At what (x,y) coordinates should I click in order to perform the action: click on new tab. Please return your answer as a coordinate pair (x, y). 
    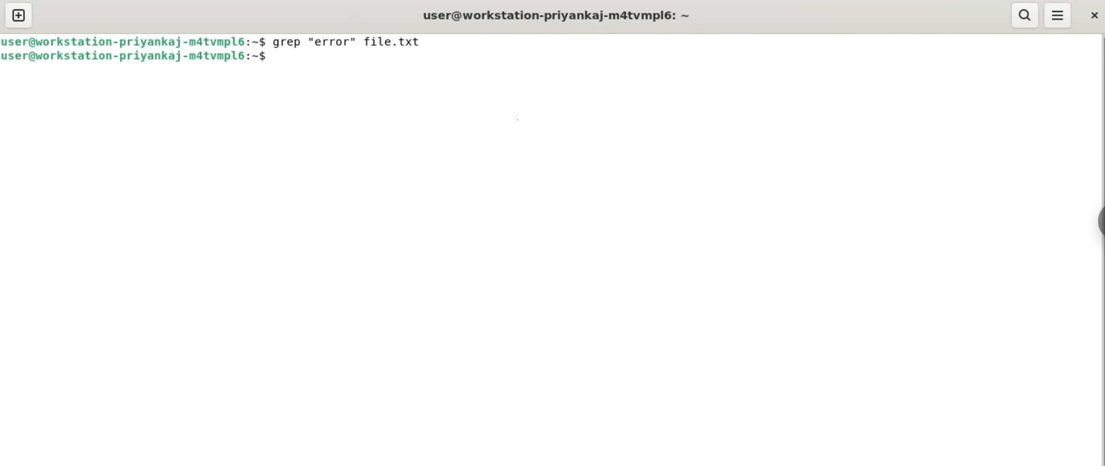
    Looking at the image, I should click on (19, 16).